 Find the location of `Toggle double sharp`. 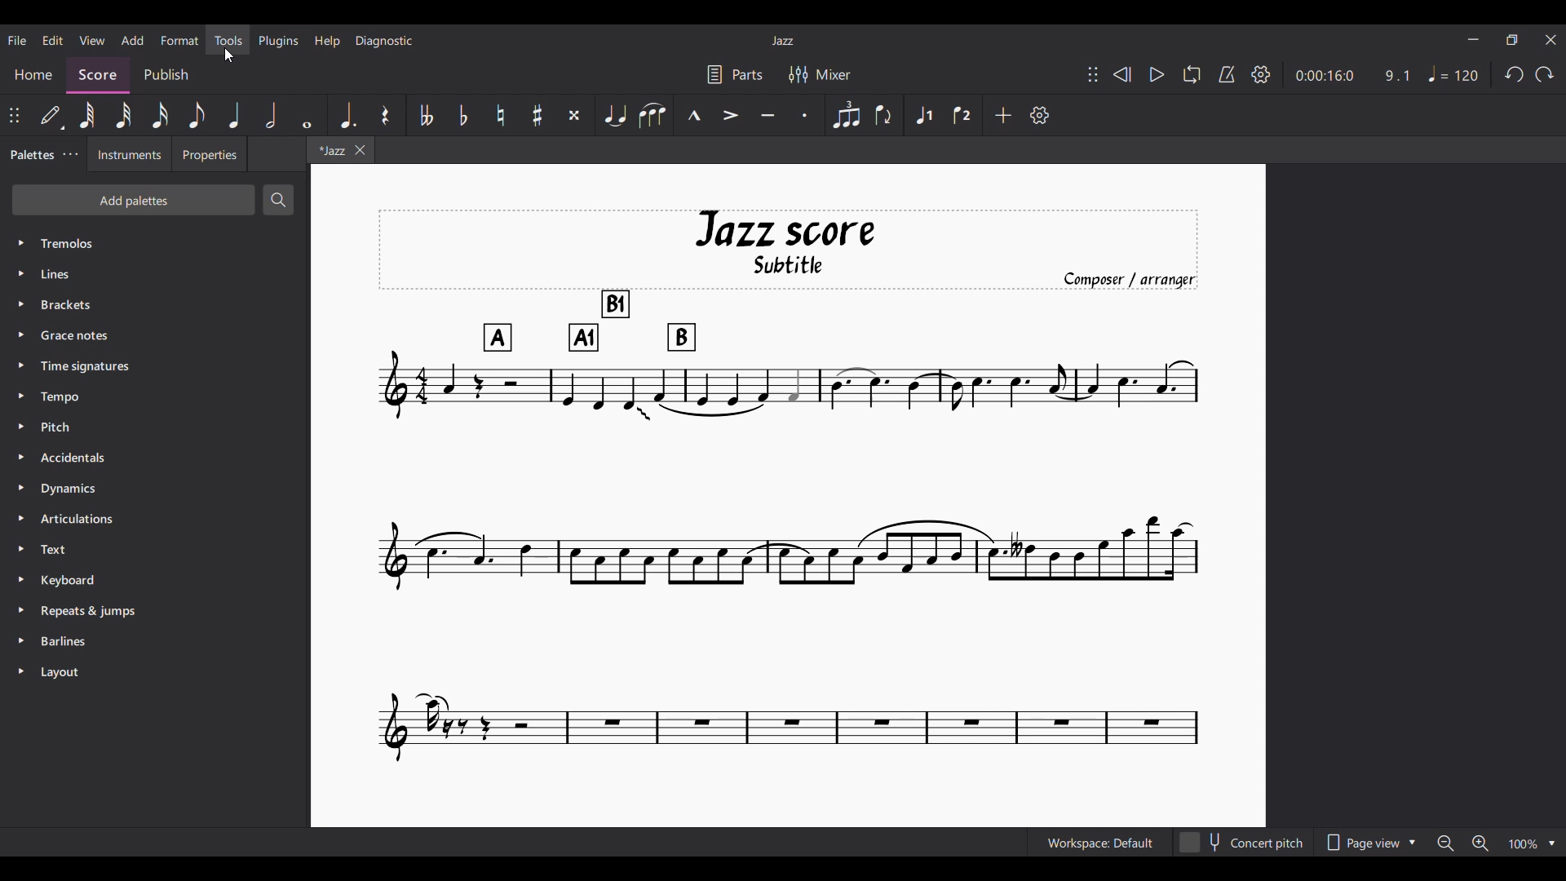

Toggle double sharp is located at coordinates (575, 116).